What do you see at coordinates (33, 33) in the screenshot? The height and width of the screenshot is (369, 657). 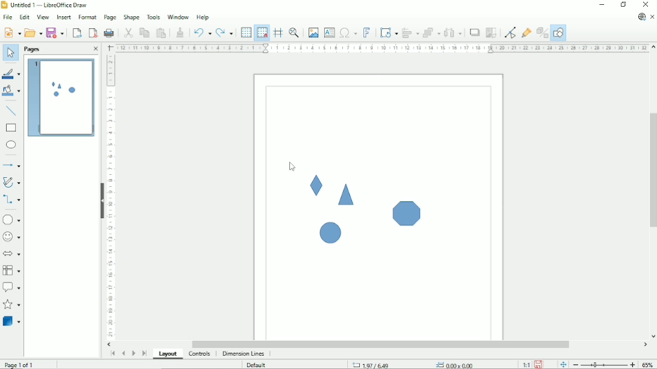 I see `Open ` at bounding box center [33, 33].